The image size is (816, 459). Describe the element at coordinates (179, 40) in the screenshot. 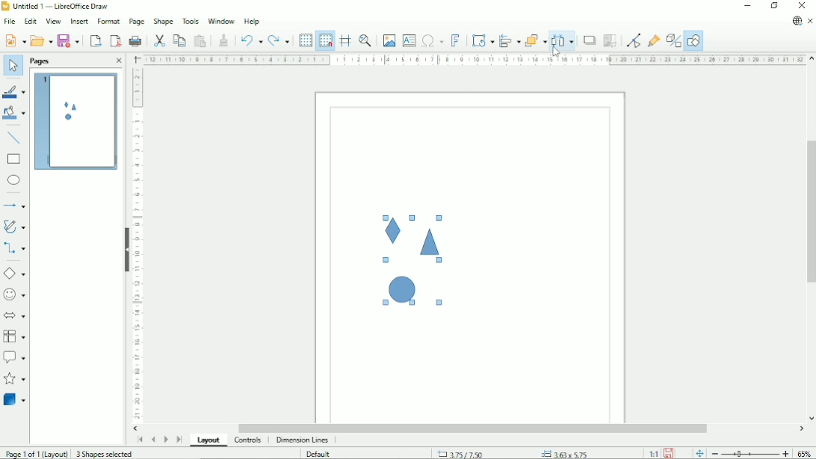

I see `Copy` at that location.